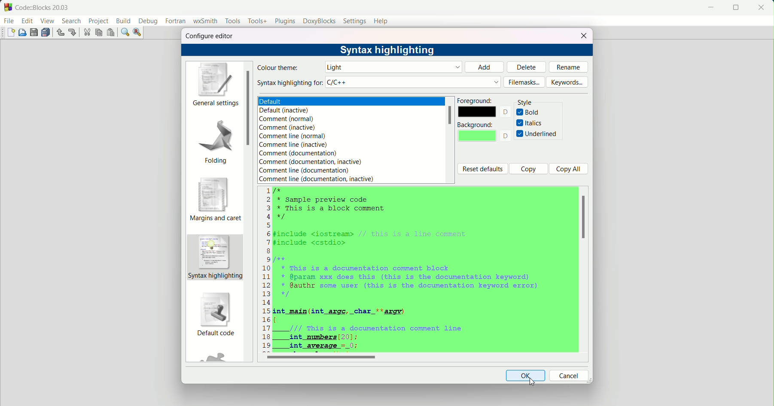 The width and height of the screenshot is (774, 406). I want to click on tools, so click(232, 21).